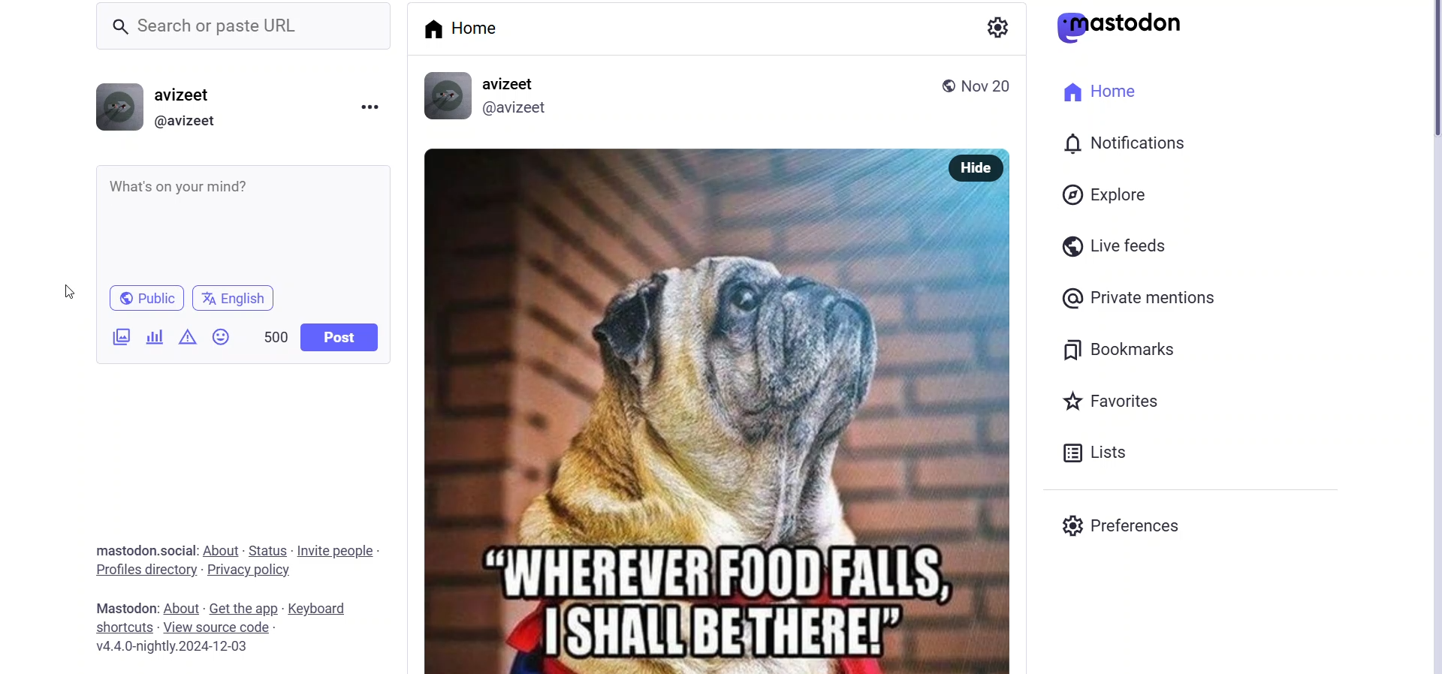  Describe the element at coordinates (338, 338) in the screenshot. I see `post` at that location.